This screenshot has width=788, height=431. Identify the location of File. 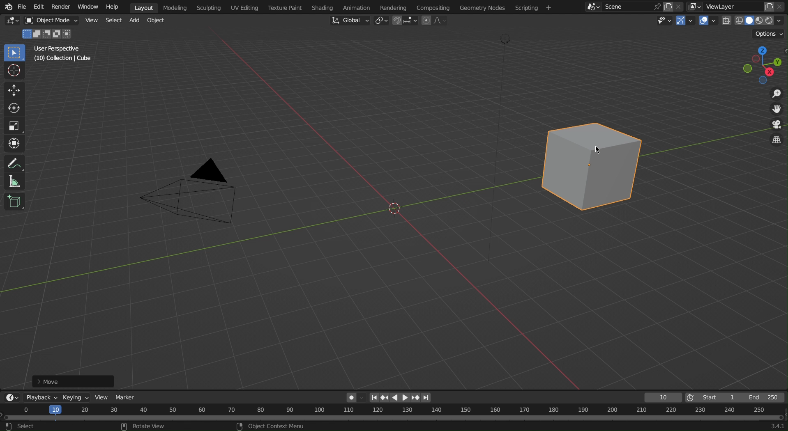
(22, 7).